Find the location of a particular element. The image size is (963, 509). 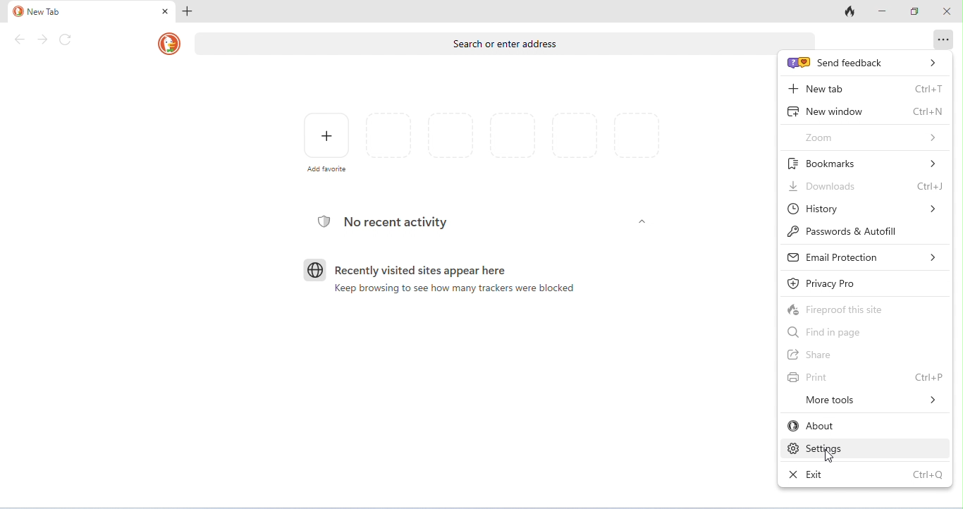

no recently activity is located at coordinates (384, 223).